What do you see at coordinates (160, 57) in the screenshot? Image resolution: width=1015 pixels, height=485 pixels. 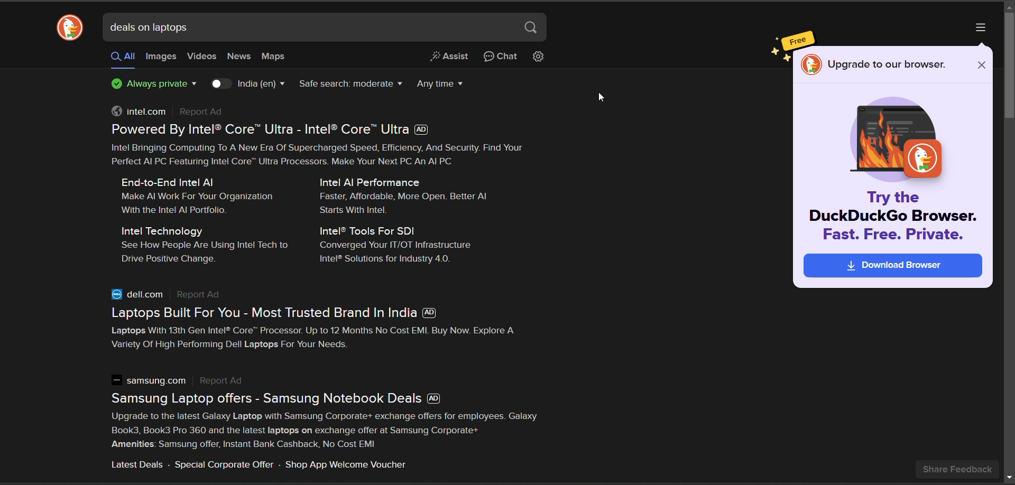 I see `images` at bounding box center [160, 57].